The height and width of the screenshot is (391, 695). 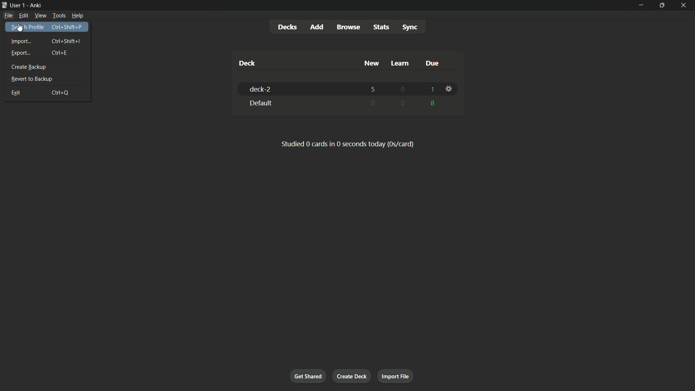 I want to click on View, so click(x=40, y=15).